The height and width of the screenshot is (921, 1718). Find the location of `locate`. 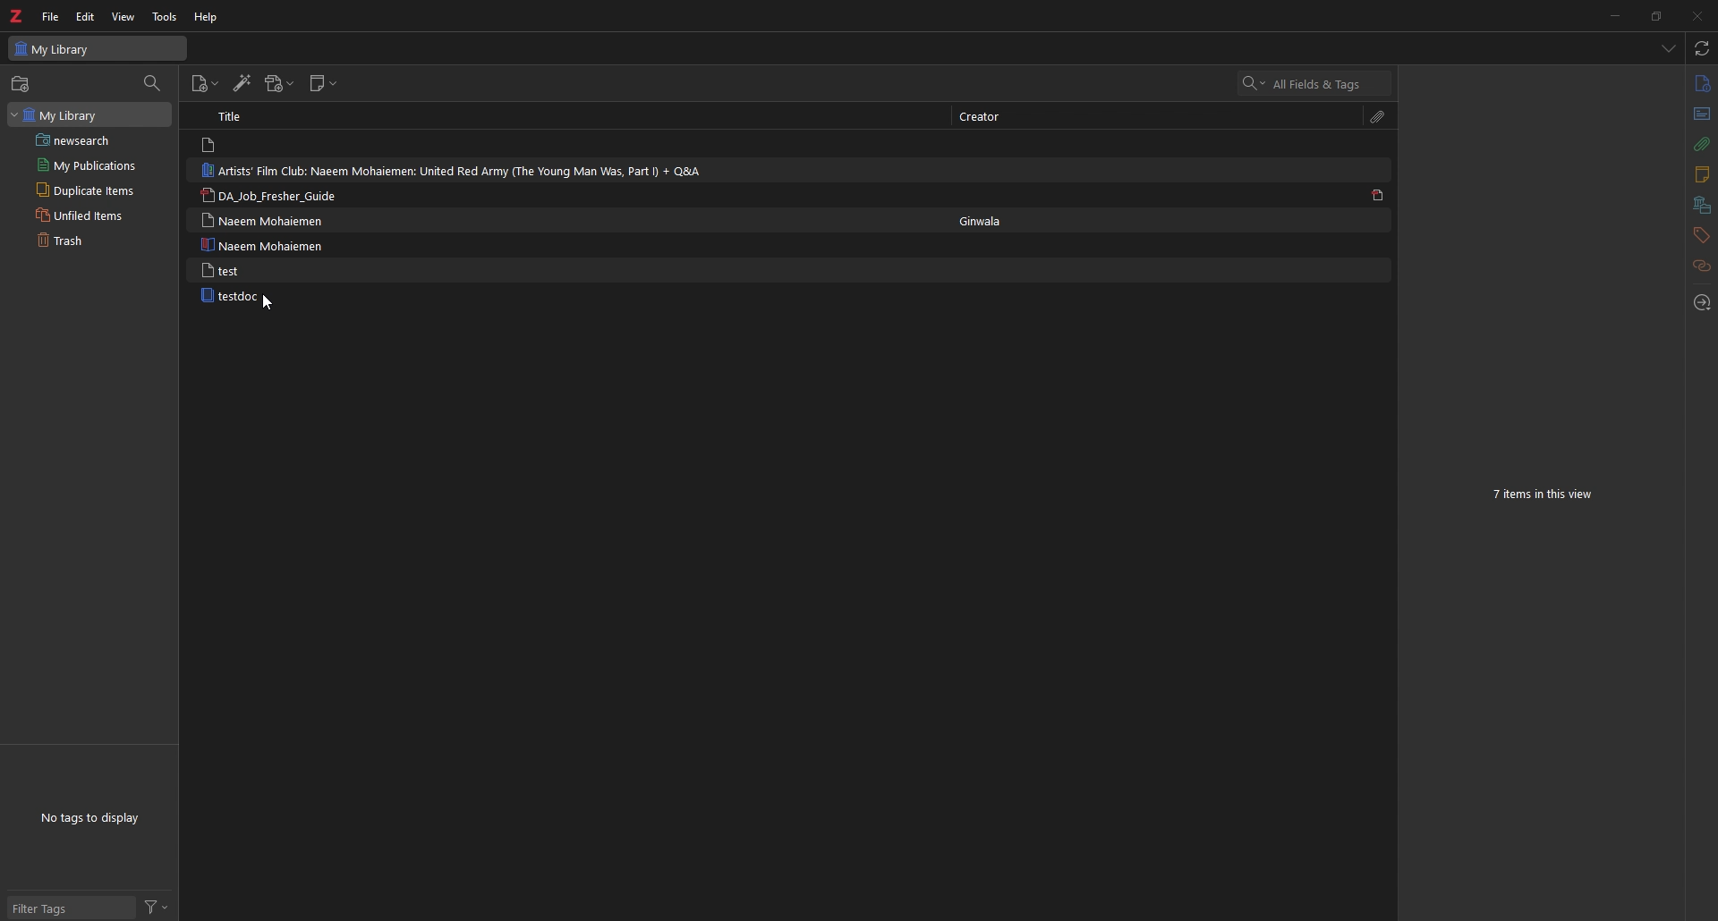

locate is located at coordinates (1703, 304).